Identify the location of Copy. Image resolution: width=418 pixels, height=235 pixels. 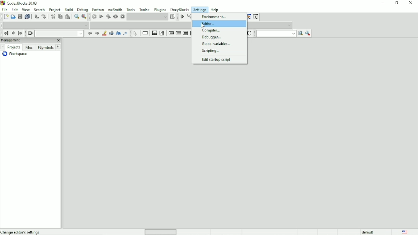
(60, 16).